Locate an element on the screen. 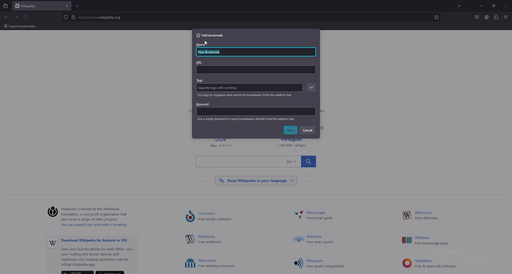 The image size is (512, 274).  is located at coordinates (256, 161).